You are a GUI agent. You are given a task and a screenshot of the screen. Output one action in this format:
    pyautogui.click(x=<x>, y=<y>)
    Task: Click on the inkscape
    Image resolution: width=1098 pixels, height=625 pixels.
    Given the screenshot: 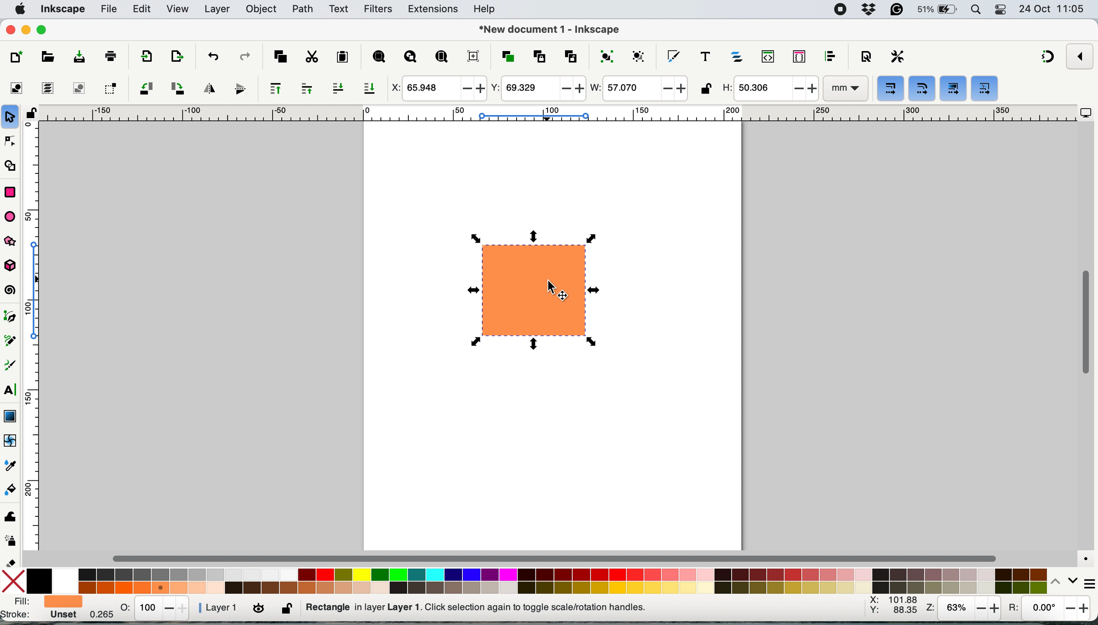 What is the action you would take?
    pyautogui.click(x=63, y=10)
    